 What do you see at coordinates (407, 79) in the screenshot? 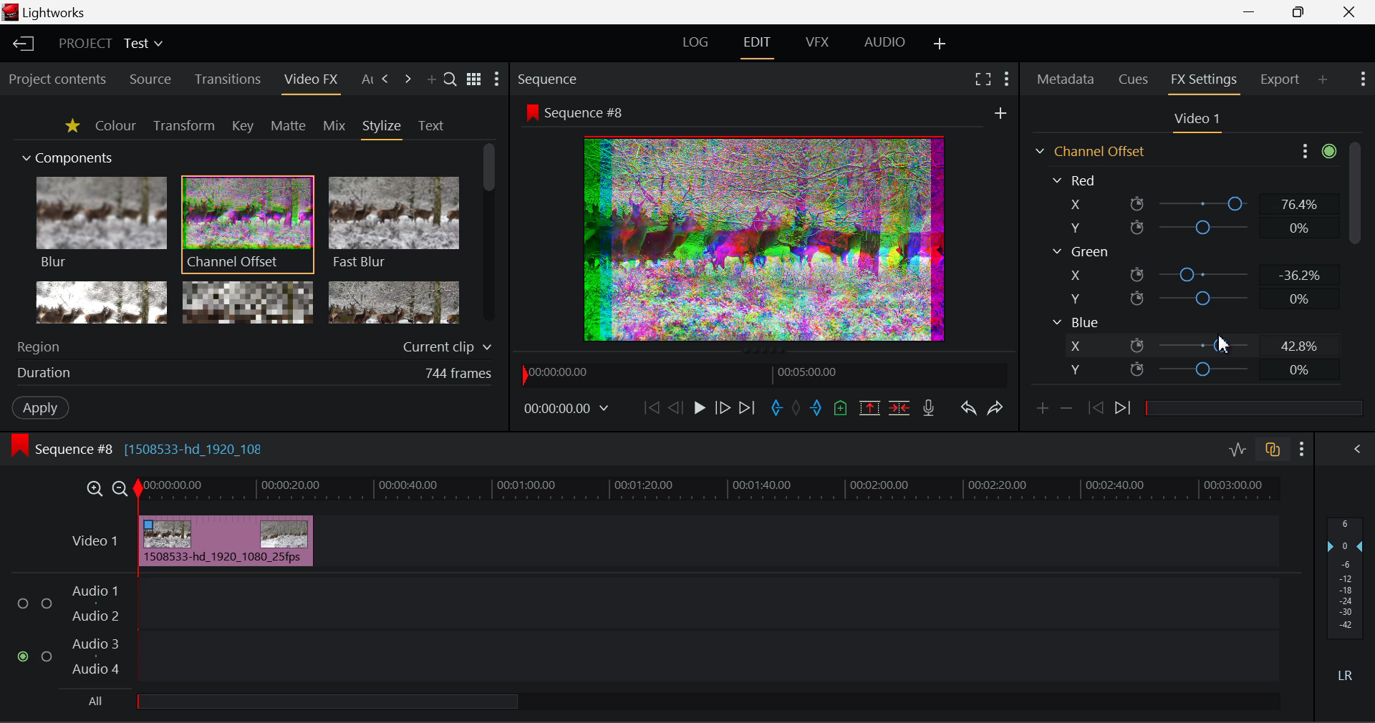
I see `Next Tab` at bounding box center [407, 79].